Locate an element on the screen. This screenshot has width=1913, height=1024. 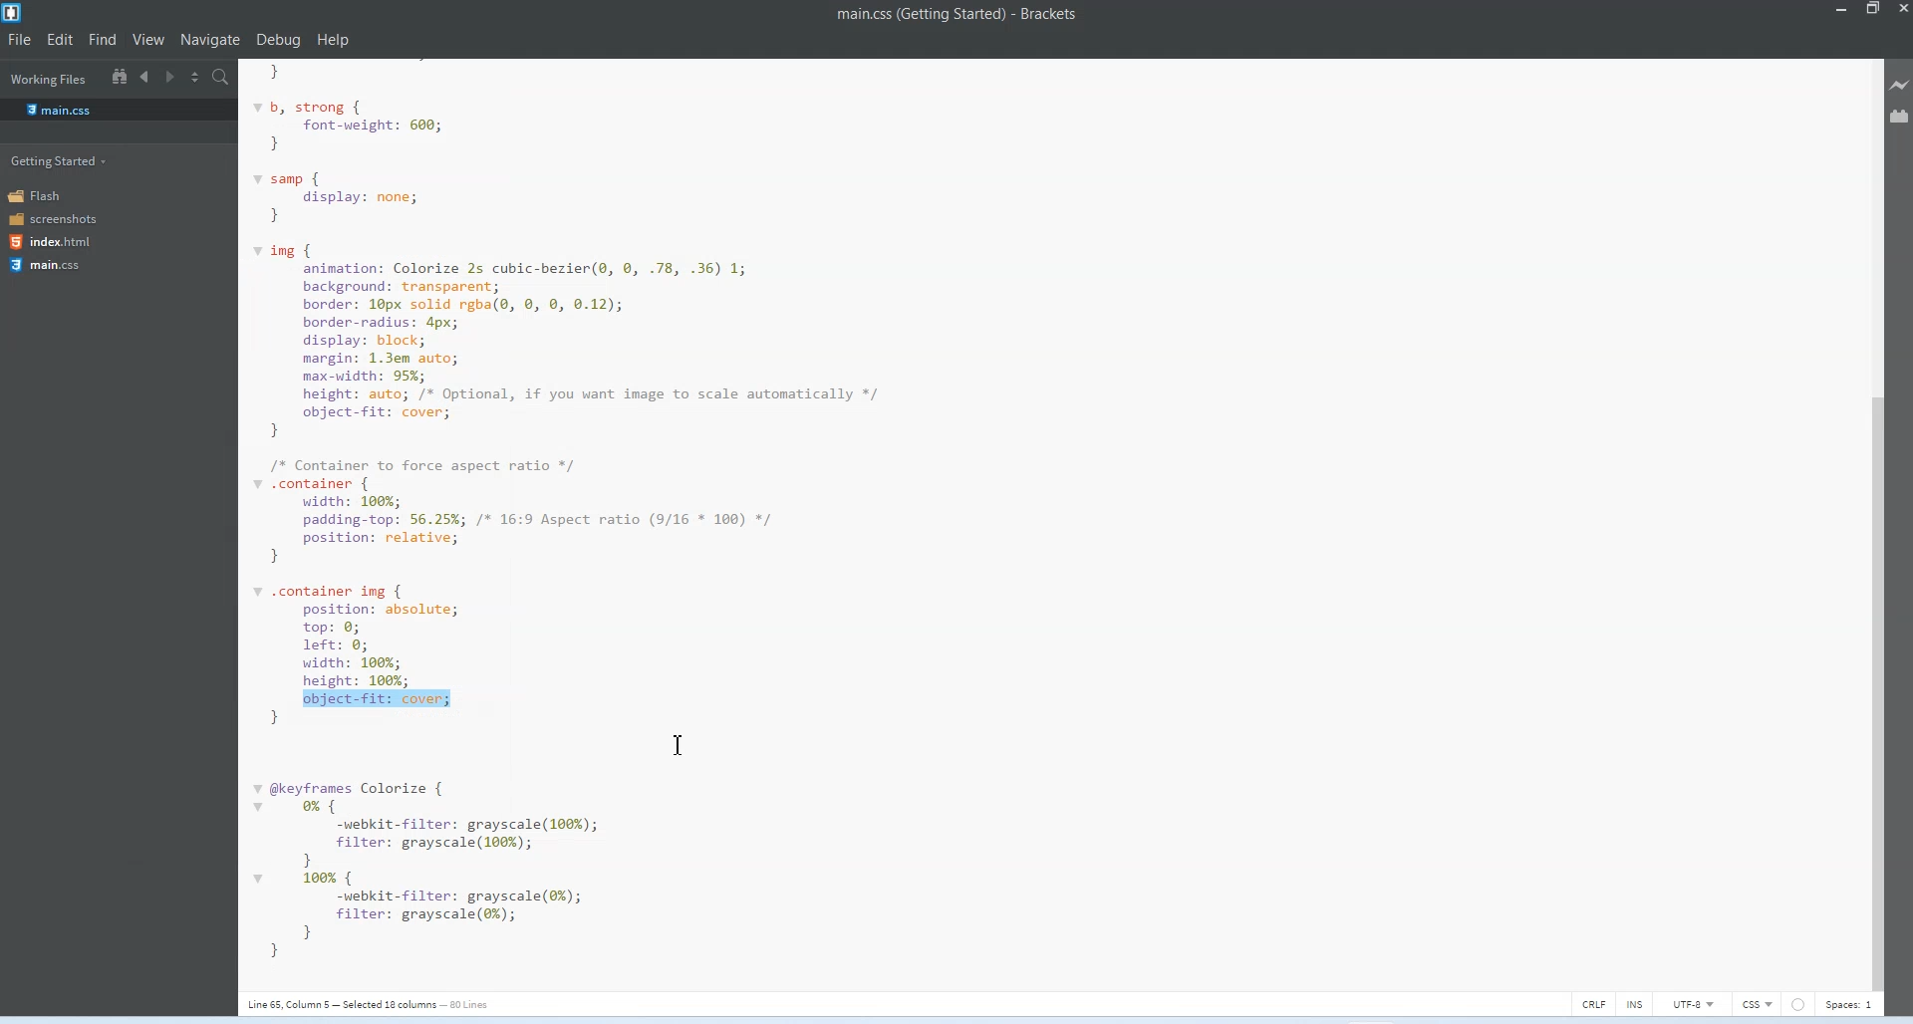
Spaces 1 is located at coordinates (1853, 1003).